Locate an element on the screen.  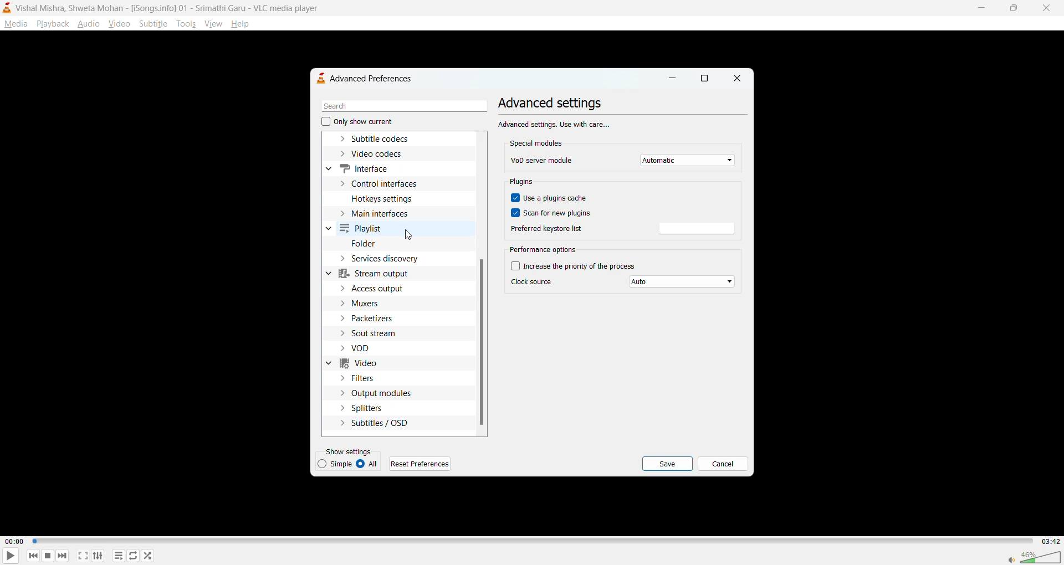
advanced settings is located at coordinates (550, 104).